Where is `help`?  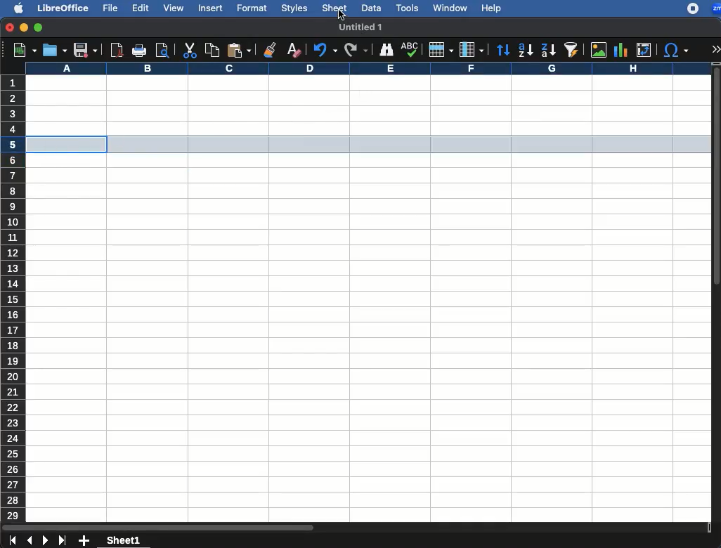 help is located at coordinates (491, 8).